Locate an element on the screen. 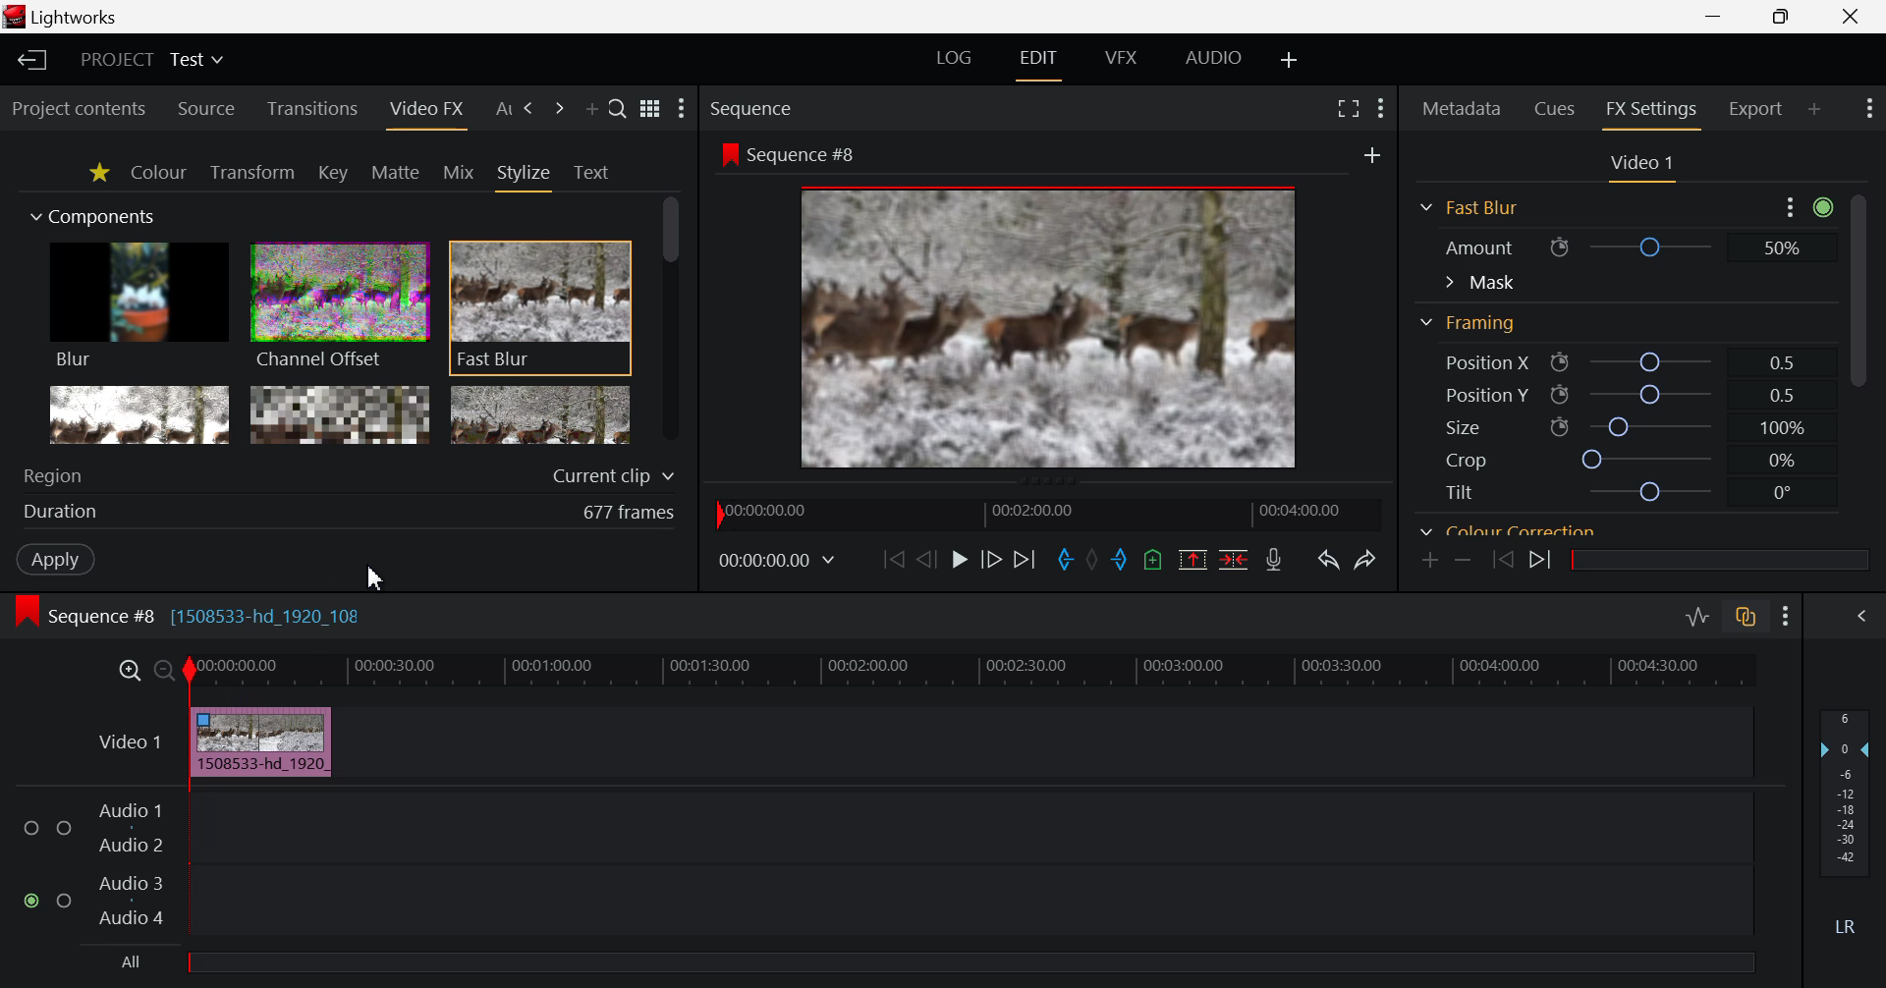 This screenshot has height=988, width=1886. Size is located at coordinates (1620, 425).